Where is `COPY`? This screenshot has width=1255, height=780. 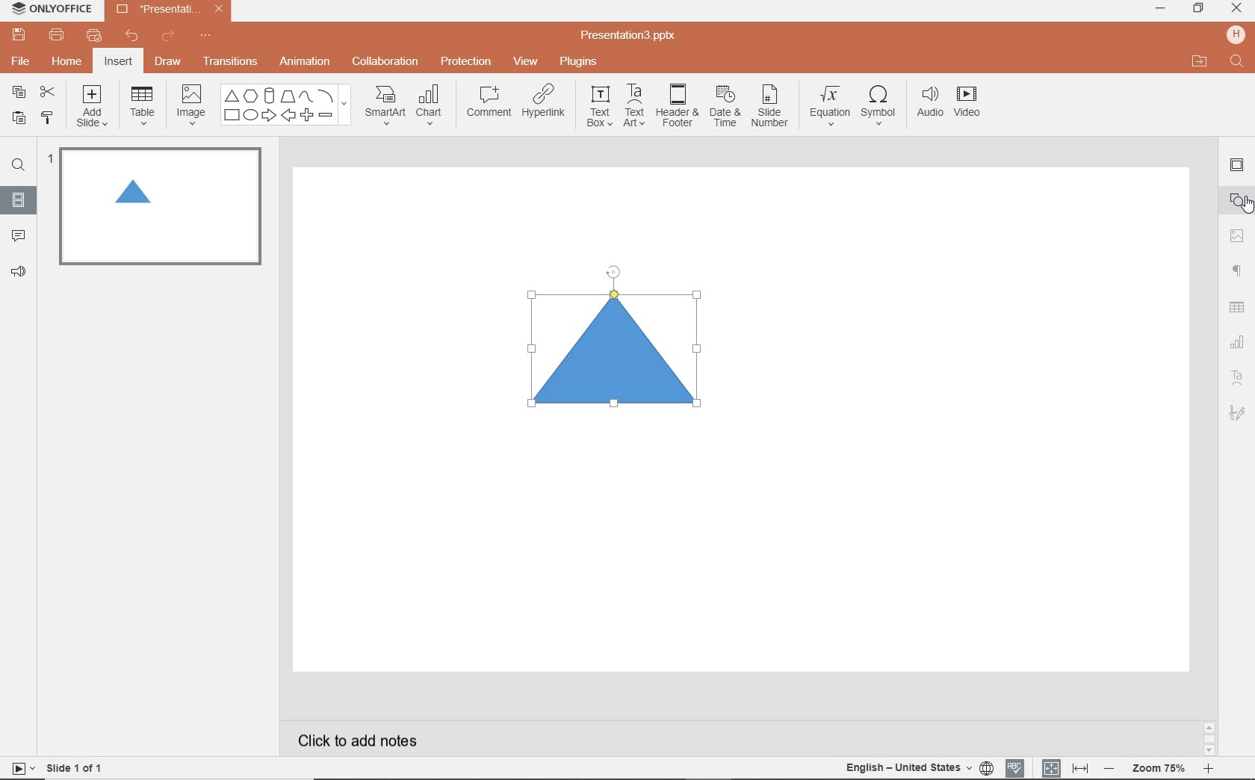
COPY is located at coordinates (19, 94).